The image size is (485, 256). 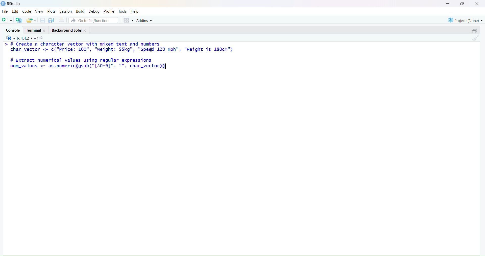 I want to click on R, so click(x=10, y=38).